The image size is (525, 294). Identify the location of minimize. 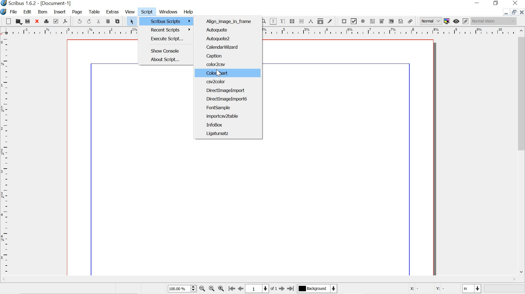
(505, 13).